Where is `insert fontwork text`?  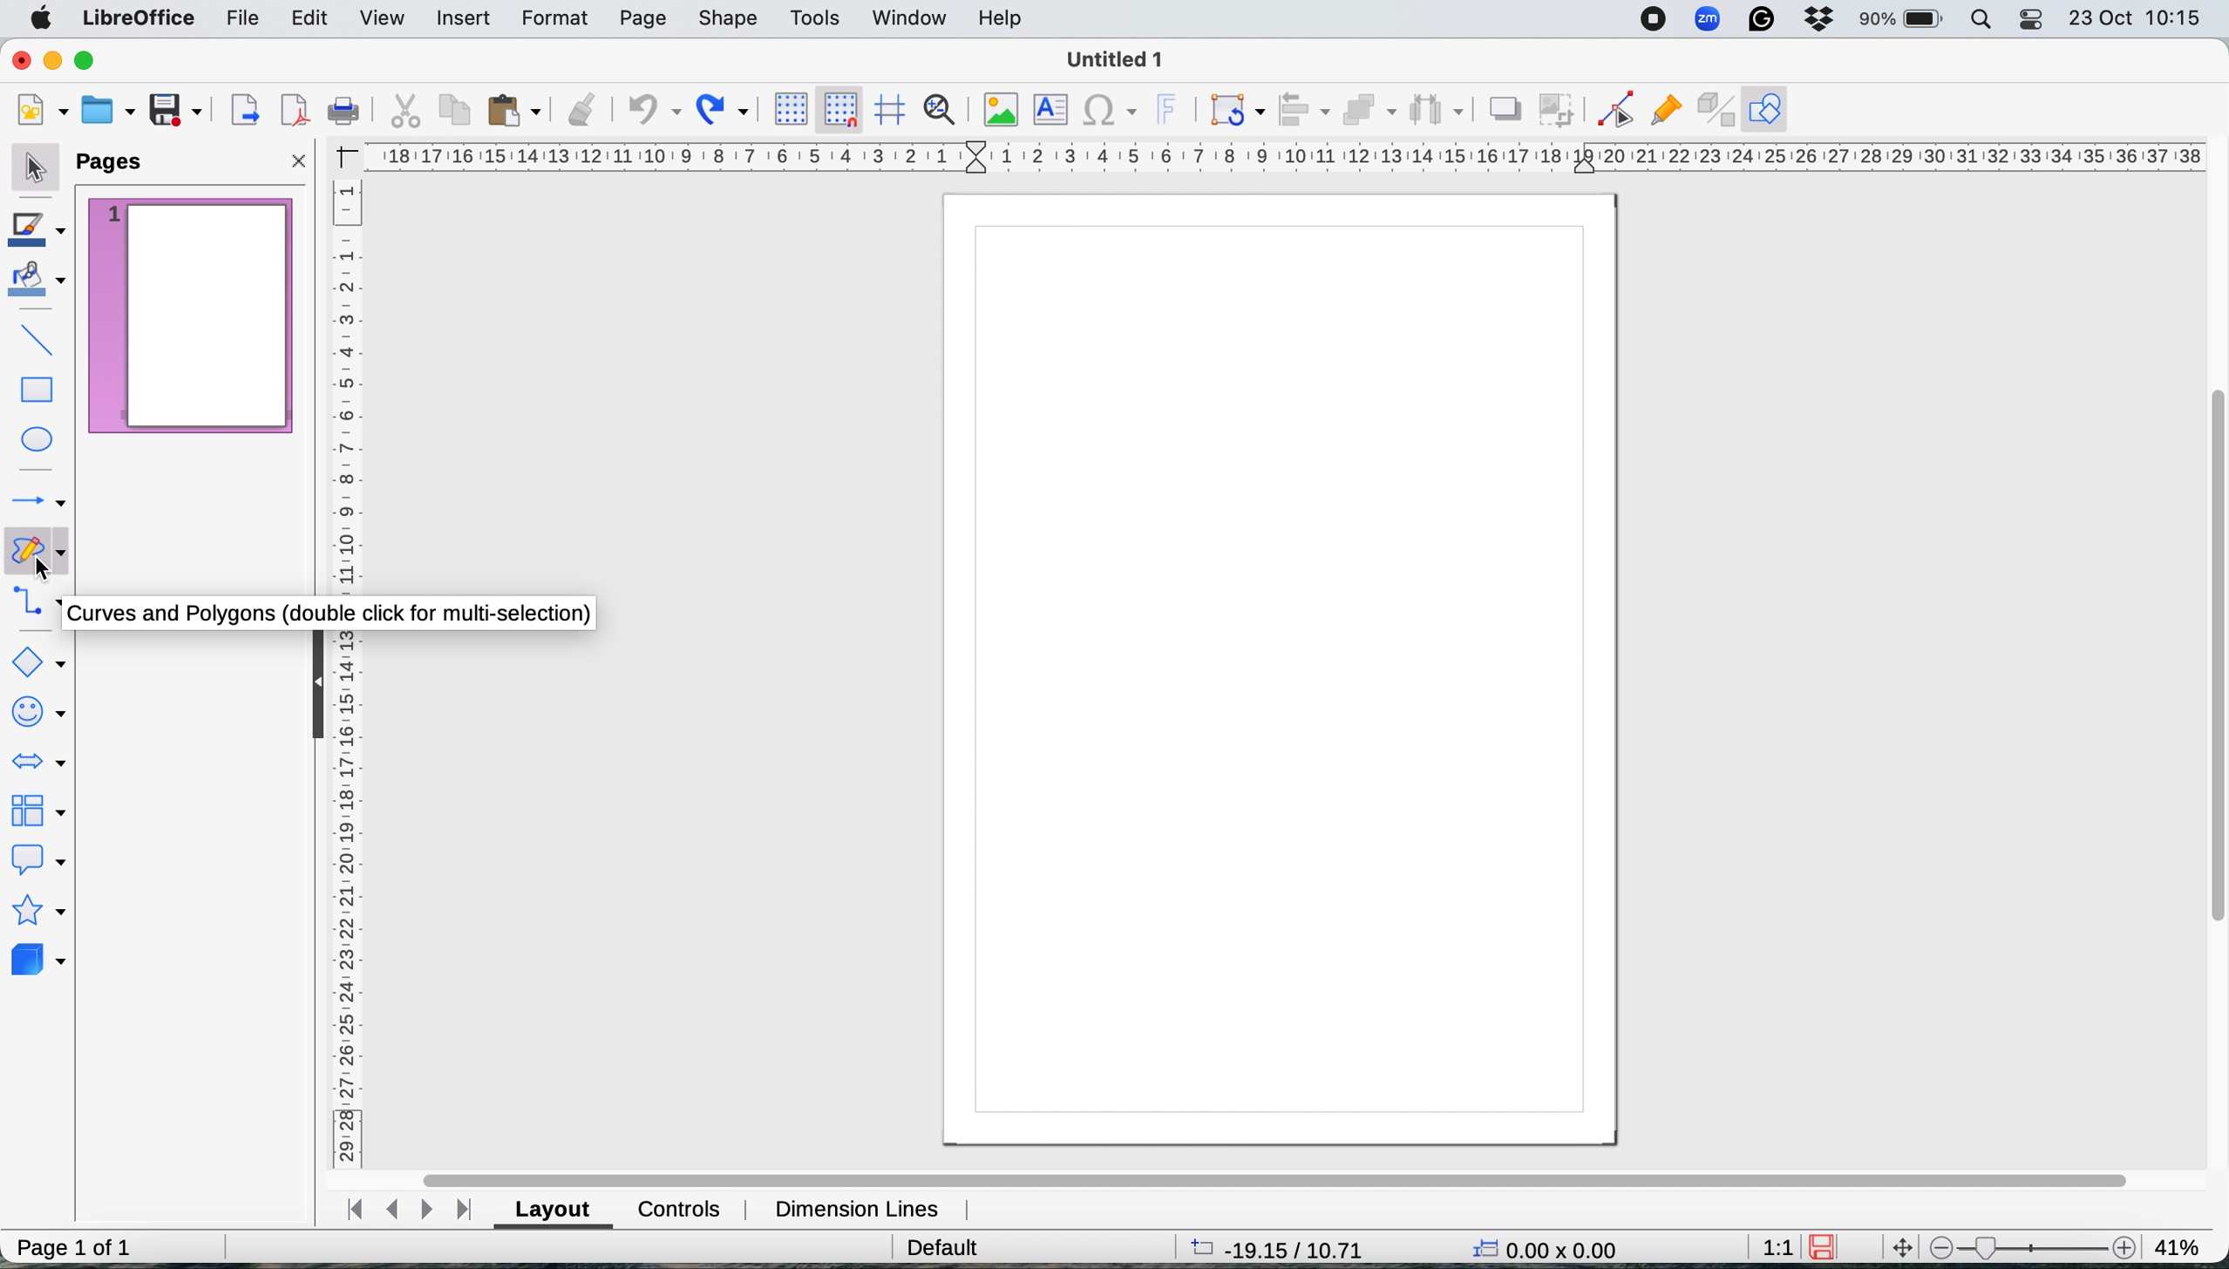 insert fontwork text is located at coordinates (1172, 111).